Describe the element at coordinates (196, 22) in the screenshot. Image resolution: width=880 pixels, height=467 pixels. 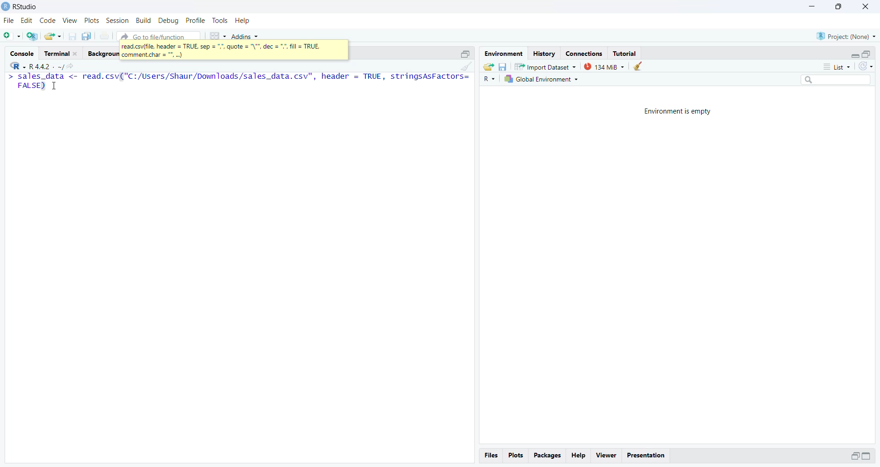
I see `Profile` at that location.